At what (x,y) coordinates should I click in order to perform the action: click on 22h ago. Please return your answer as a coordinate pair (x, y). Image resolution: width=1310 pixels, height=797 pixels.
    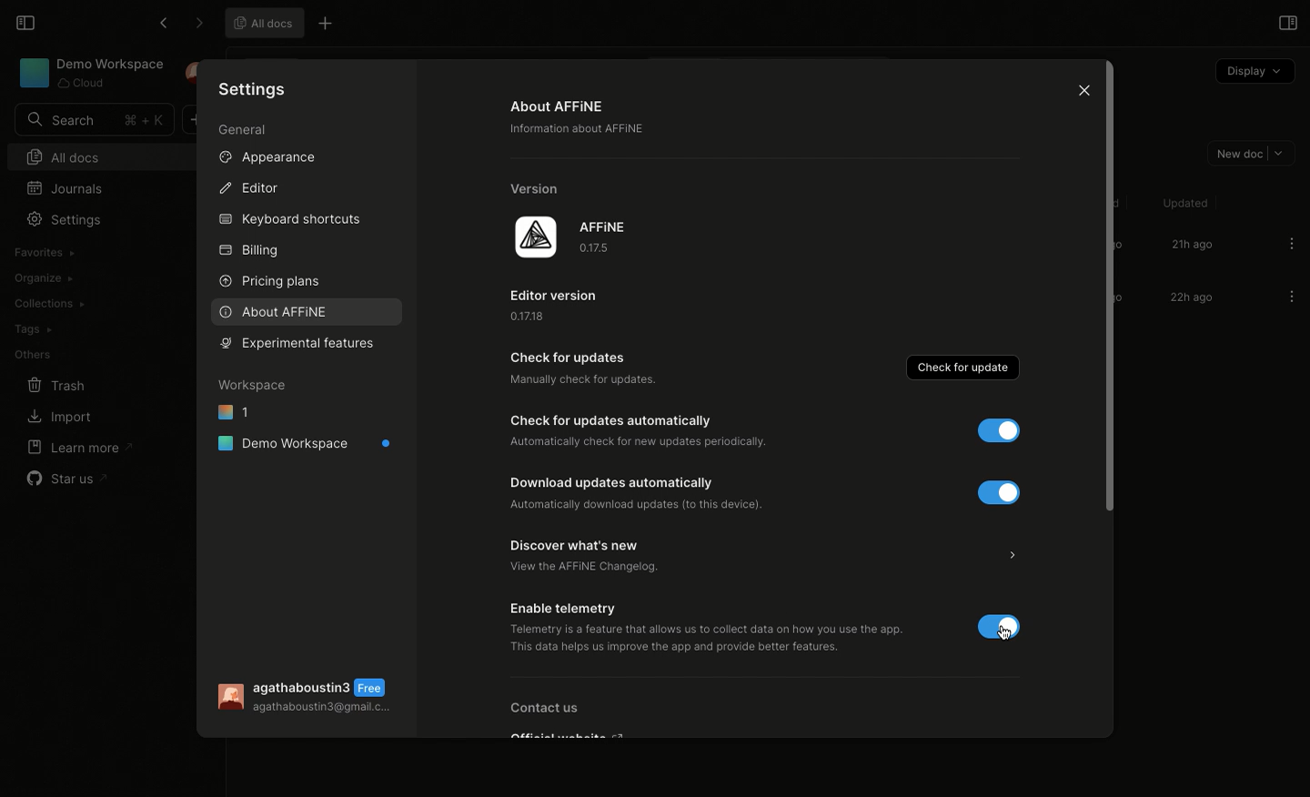
    Looking at the image, I should click on (1189, 299).